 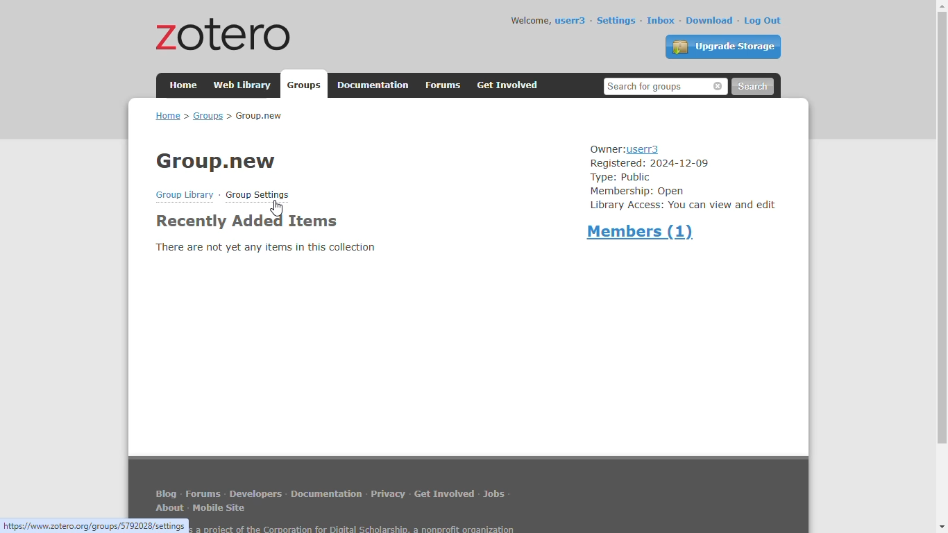 What do you see at coordinates (95, 525) in the screenshot?
I see `link` at bounding box center [95, 525].